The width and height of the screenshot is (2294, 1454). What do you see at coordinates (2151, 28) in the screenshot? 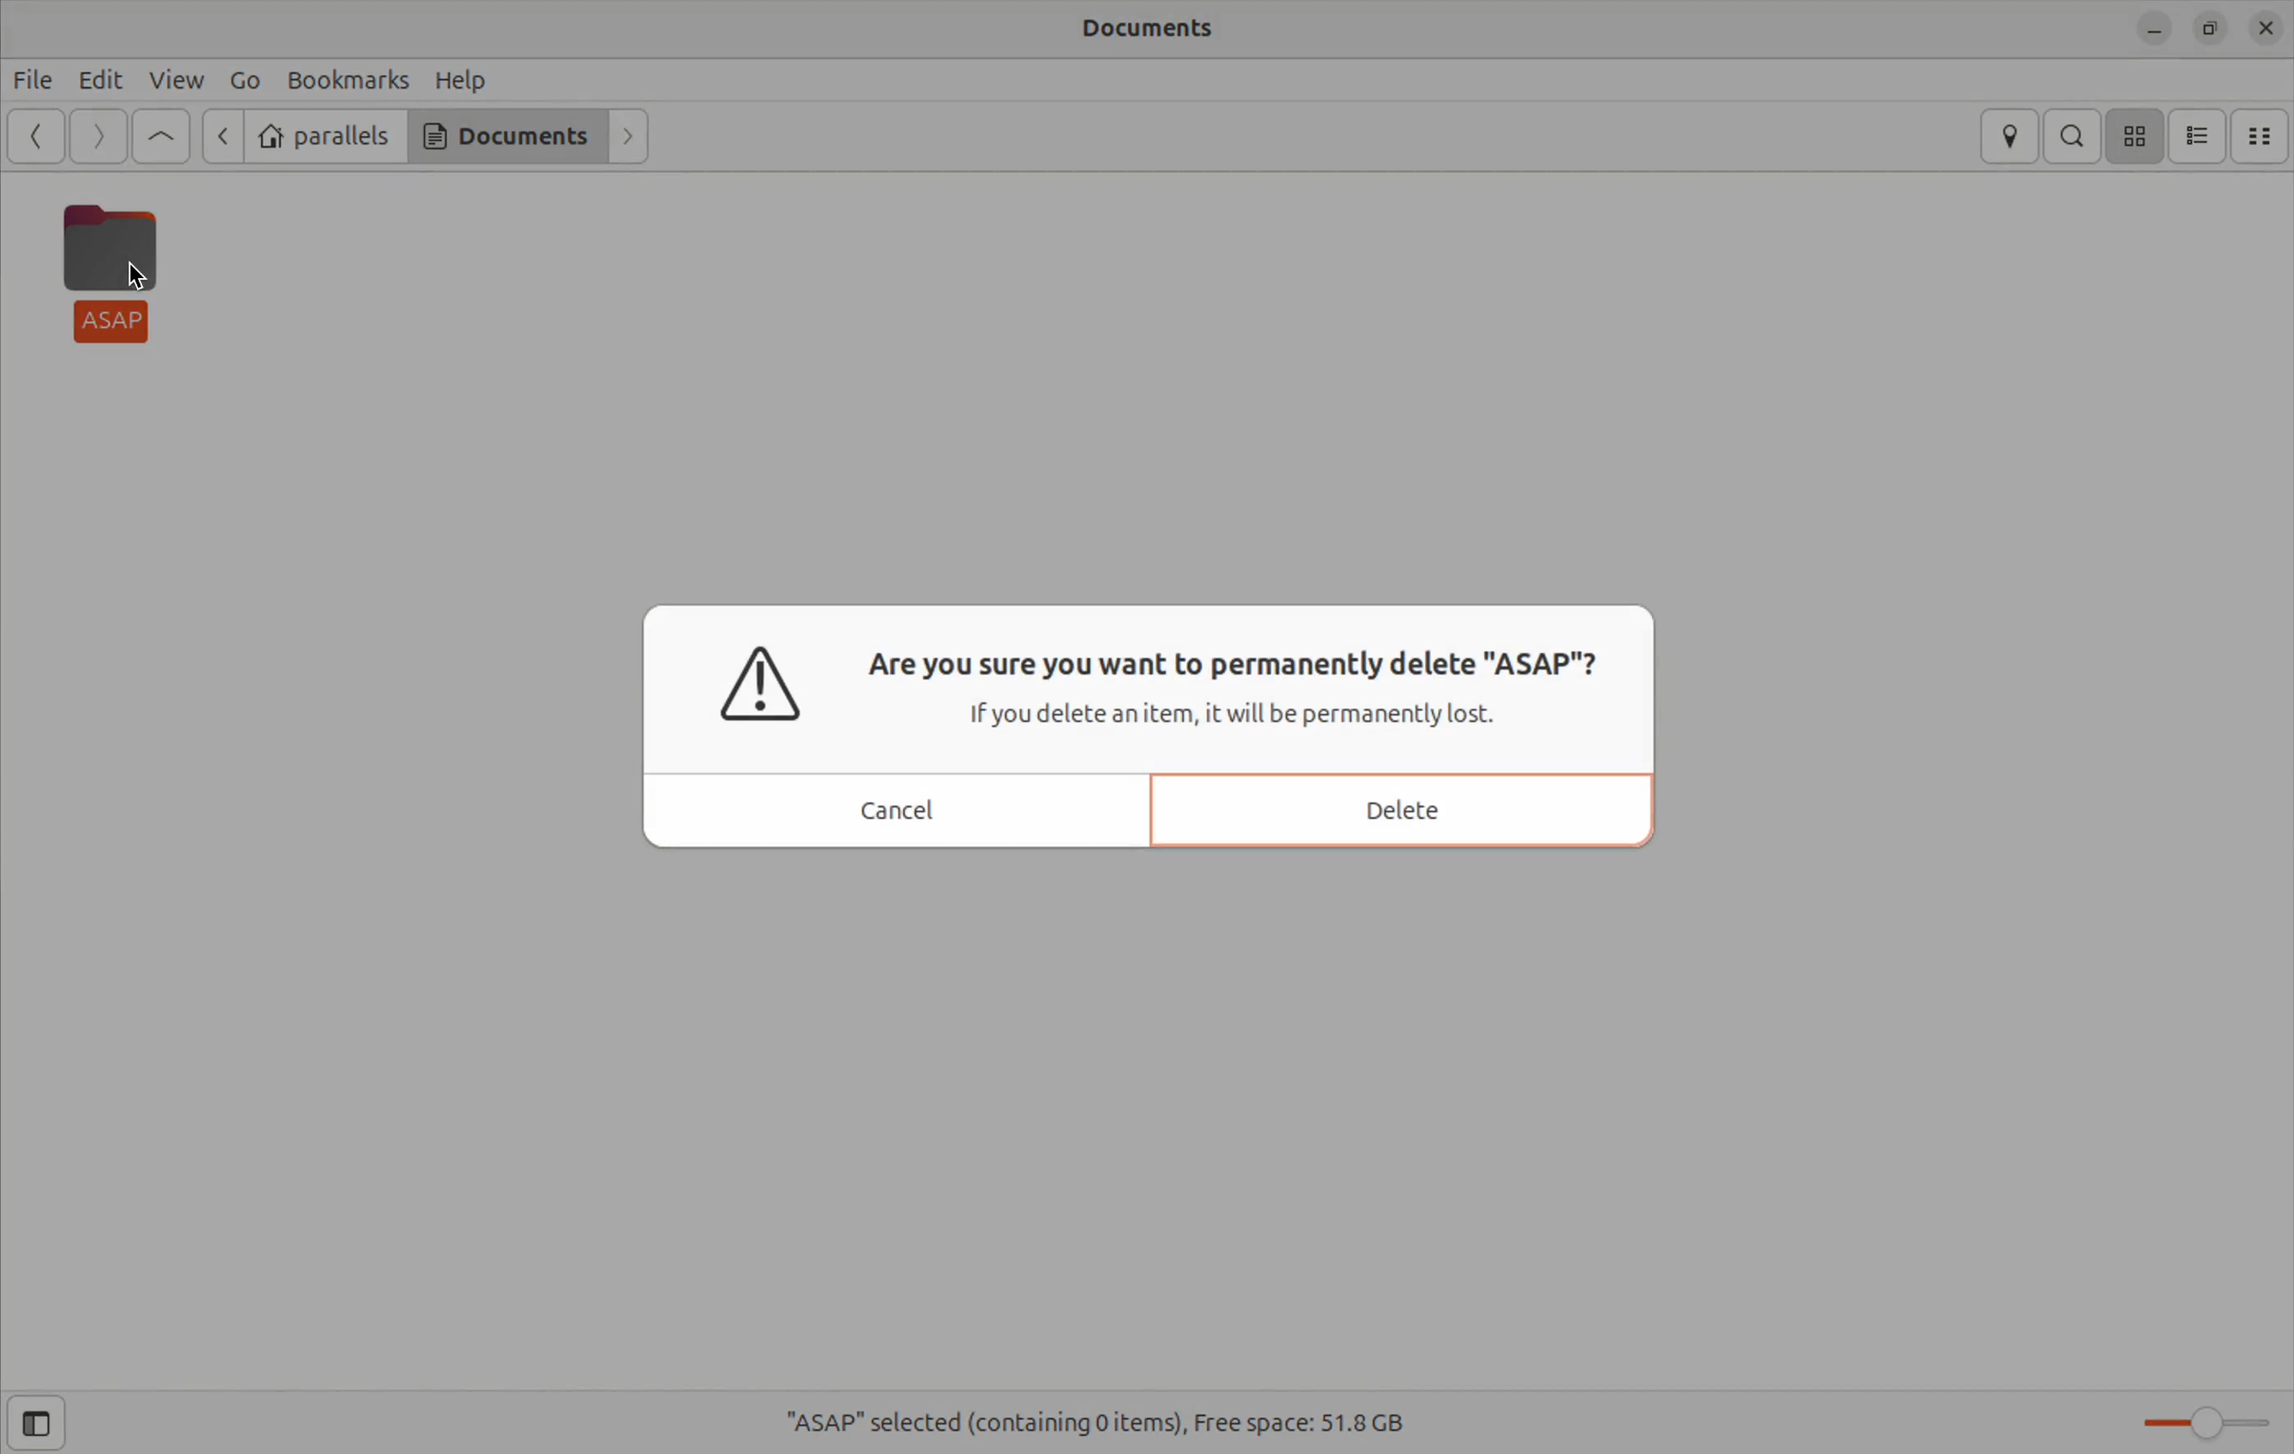
I see `minimize` at bounding box center [2151, 28].